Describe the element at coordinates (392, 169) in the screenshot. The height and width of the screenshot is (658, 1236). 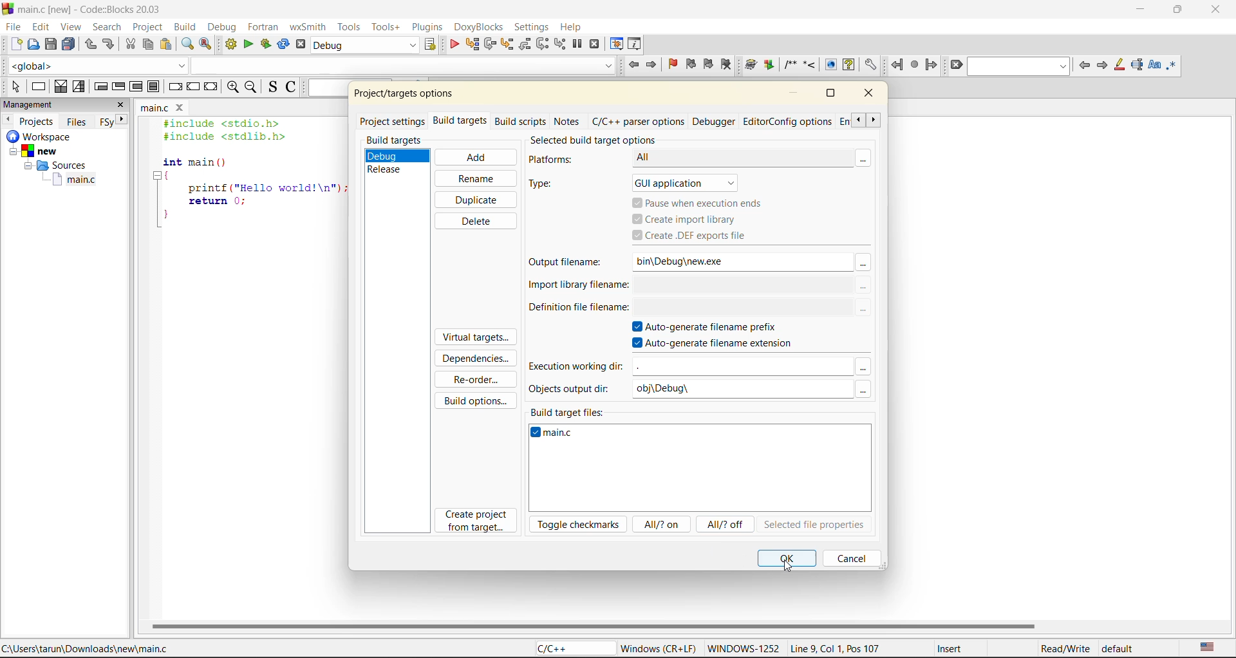
I see `release` at that location.